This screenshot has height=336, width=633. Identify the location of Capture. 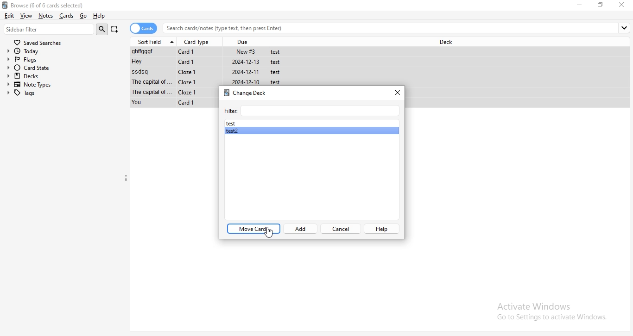
(115, 29).